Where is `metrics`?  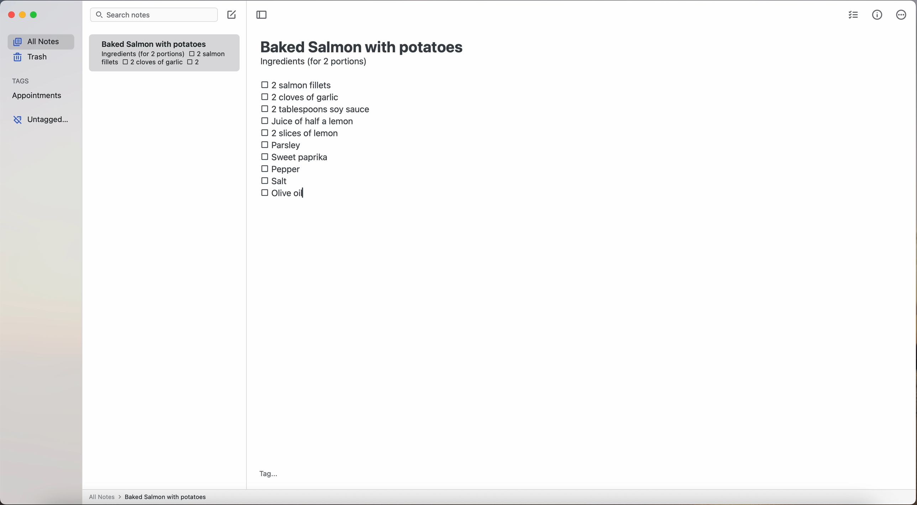 metrics is located at coordinates (877, 15).